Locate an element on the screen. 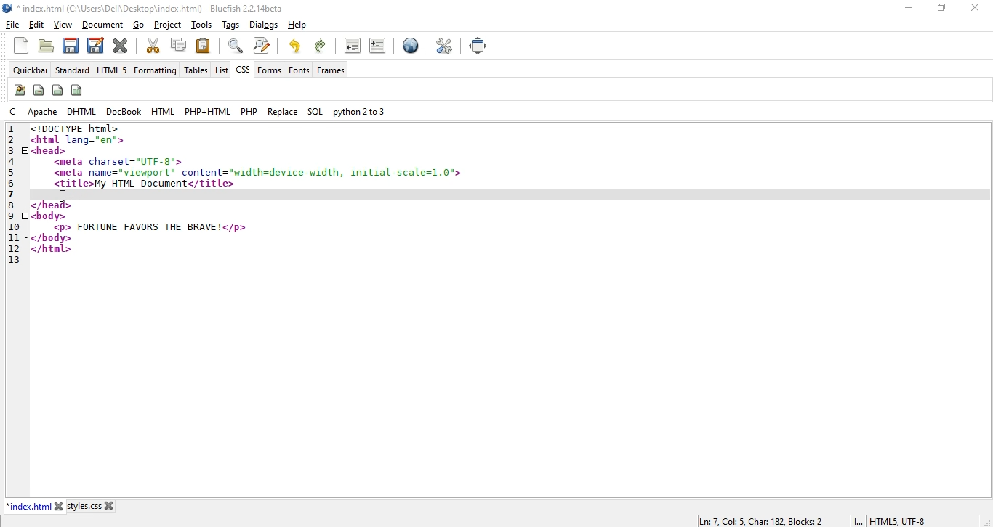 The image size is (993, 527). quickbar is located at coordinates (32, 70).